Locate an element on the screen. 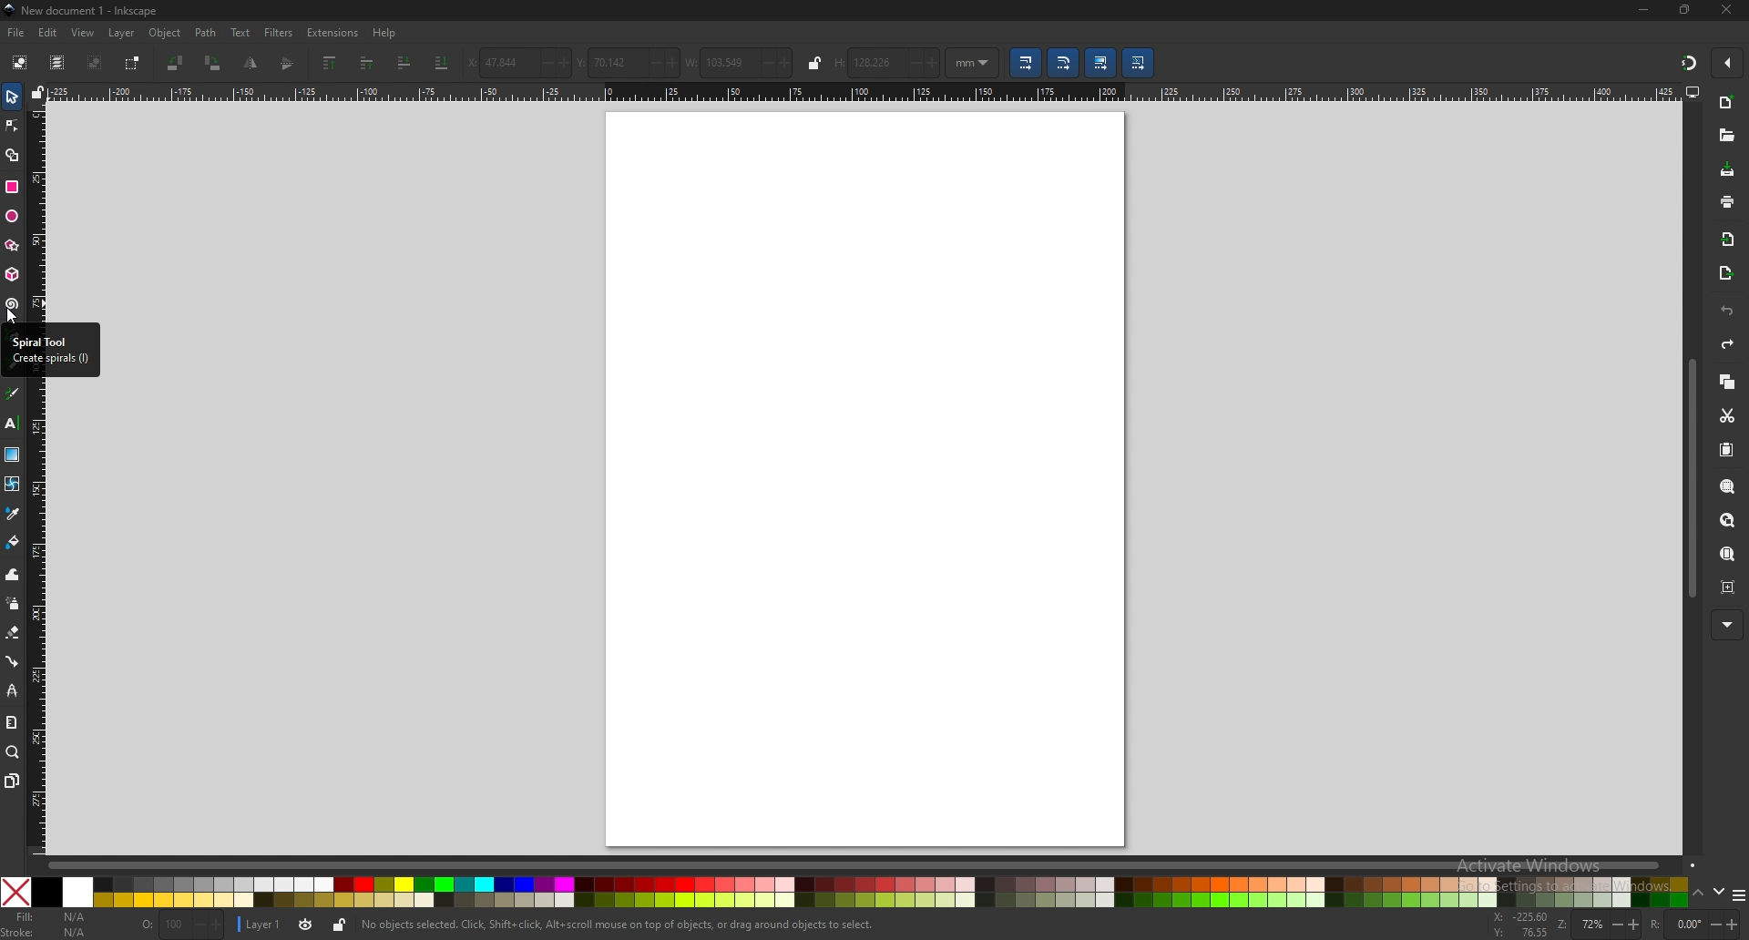 Image resolution: width=1749 pixels, height=940 pixels. zoom selection is located at coordinates (1726, 487).